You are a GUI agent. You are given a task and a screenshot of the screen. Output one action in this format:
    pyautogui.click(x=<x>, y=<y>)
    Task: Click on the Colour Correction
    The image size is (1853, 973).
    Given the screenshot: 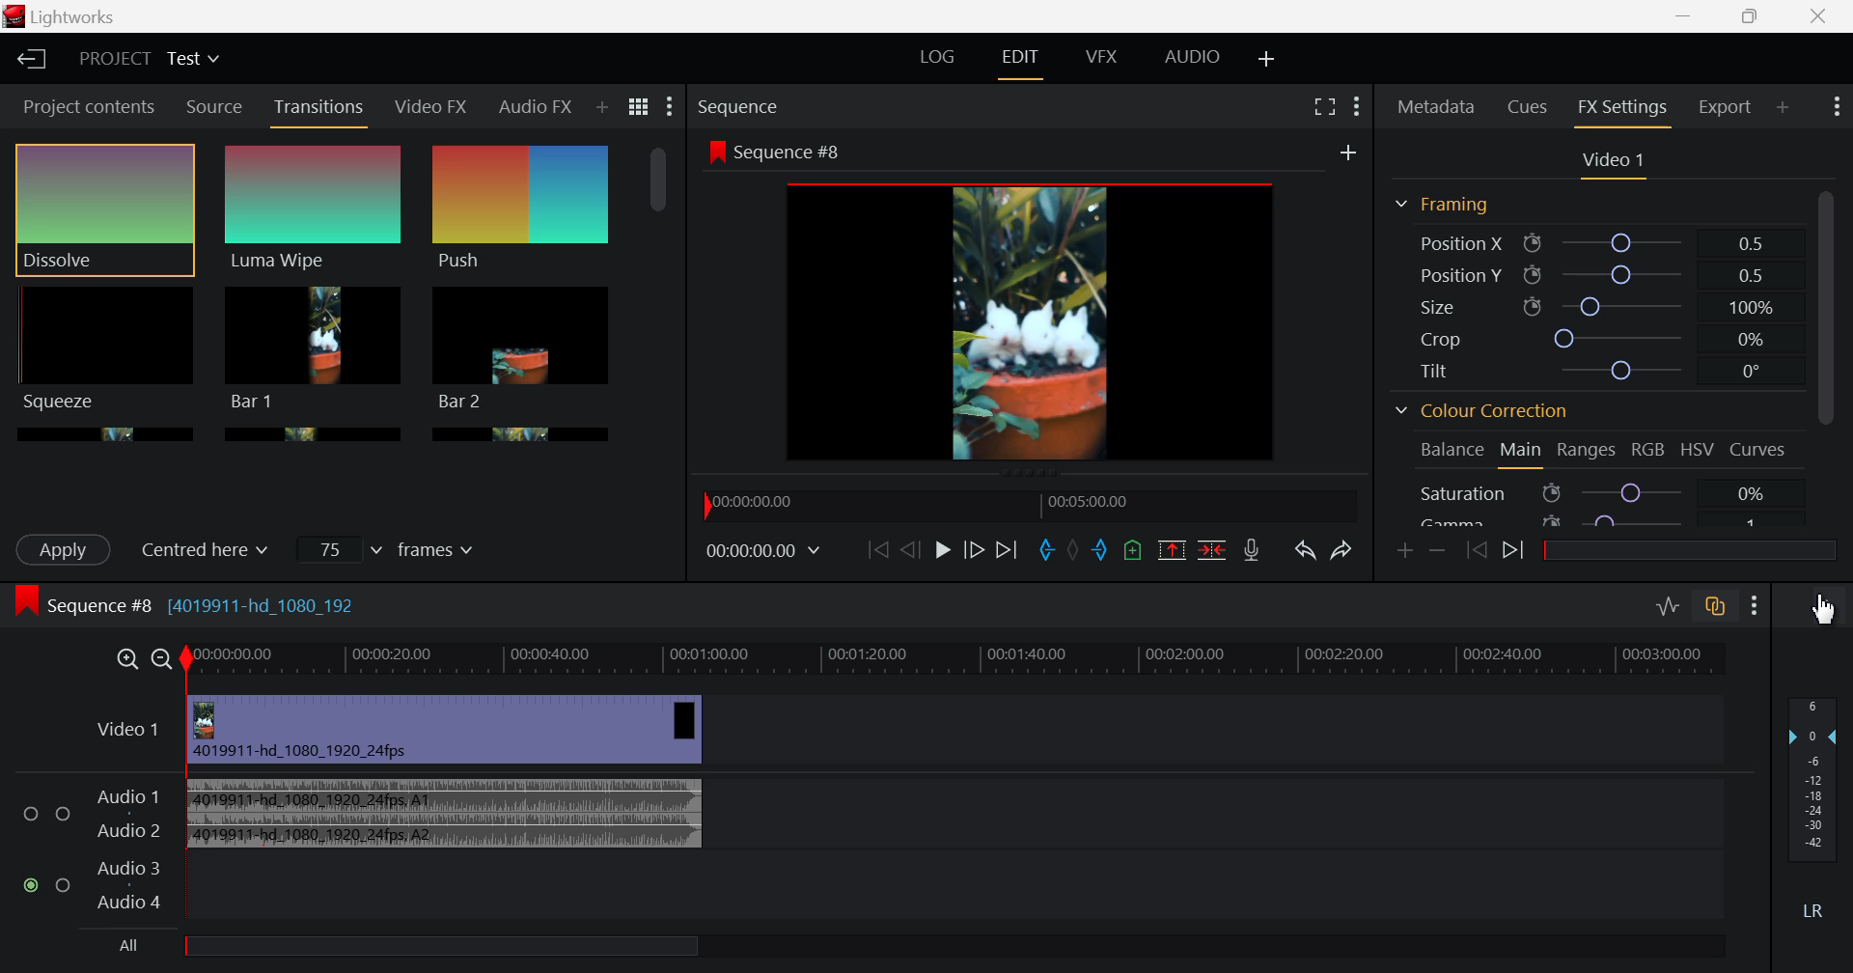 What is the action you would take?
    pyautogui.click(x=1487, y=409)
    